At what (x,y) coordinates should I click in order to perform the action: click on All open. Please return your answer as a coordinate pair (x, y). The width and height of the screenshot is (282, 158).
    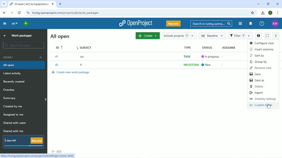
    Looking at the image, I should click on (23, 65).